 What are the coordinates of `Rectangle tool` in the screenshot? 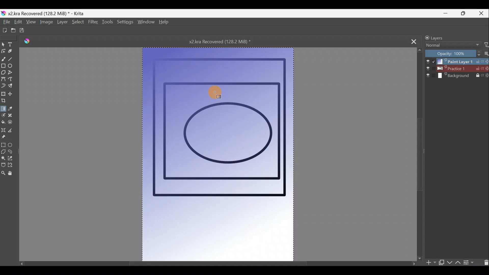 It's located at (3, 66).